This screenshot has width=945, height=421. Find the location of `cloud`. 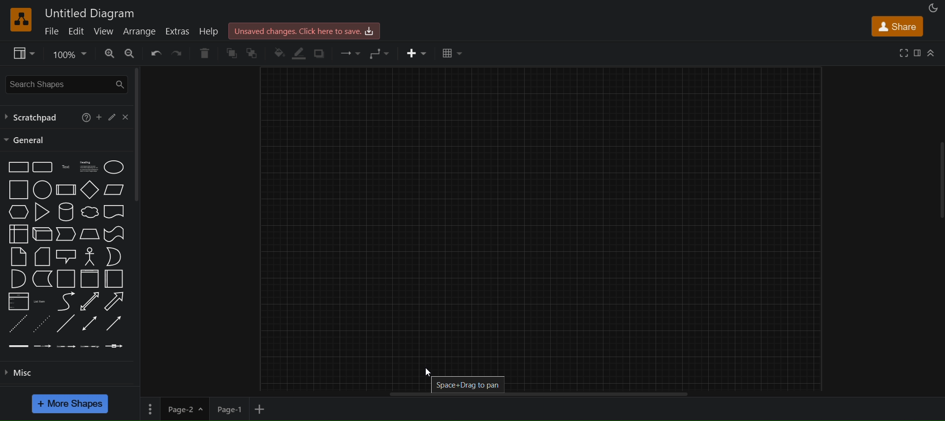

cloud is located at coordinates (89, 212).